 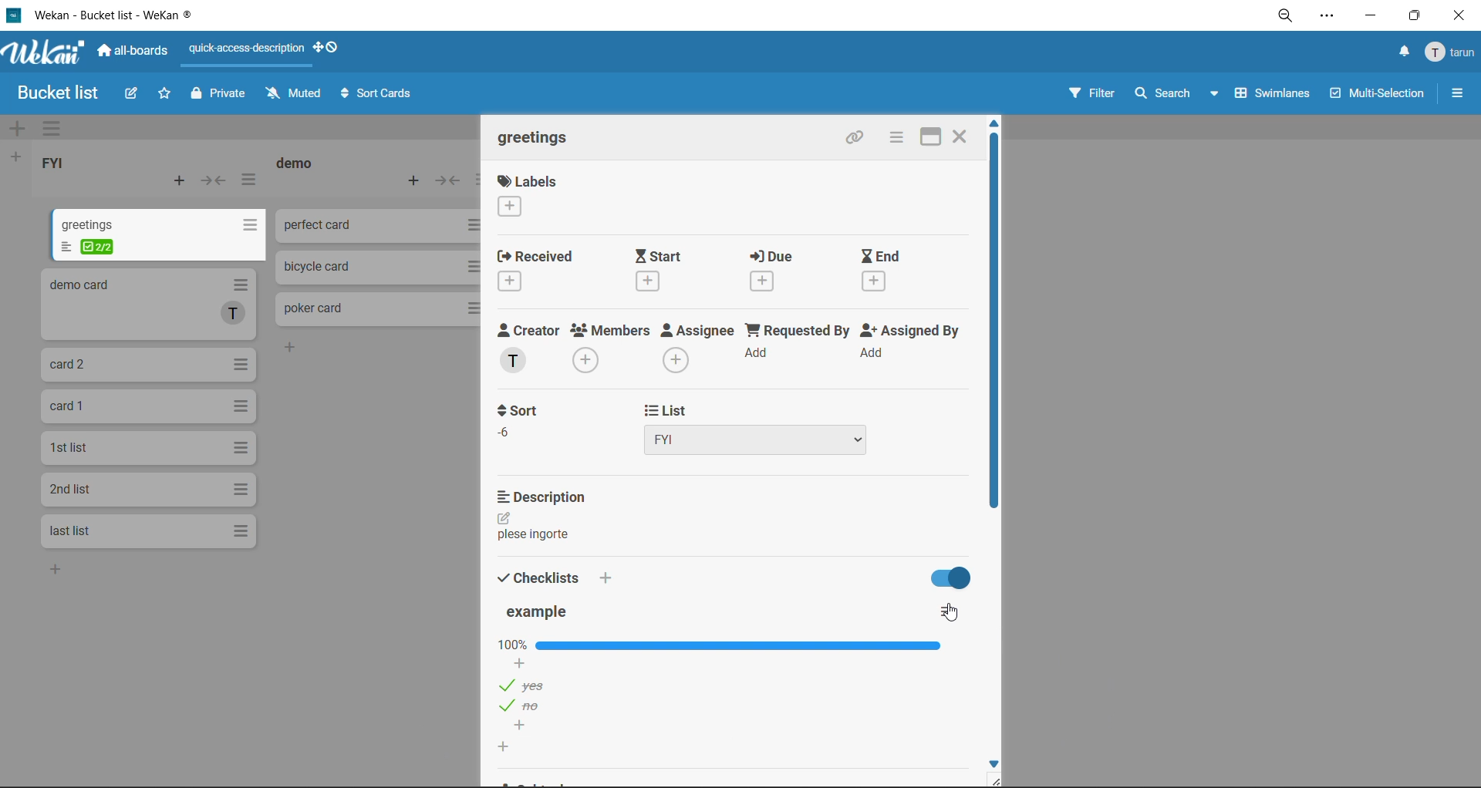 What do you see at coordinates (786, 428) in the screenshot?
I see `list` at bounding box center [786, 428].